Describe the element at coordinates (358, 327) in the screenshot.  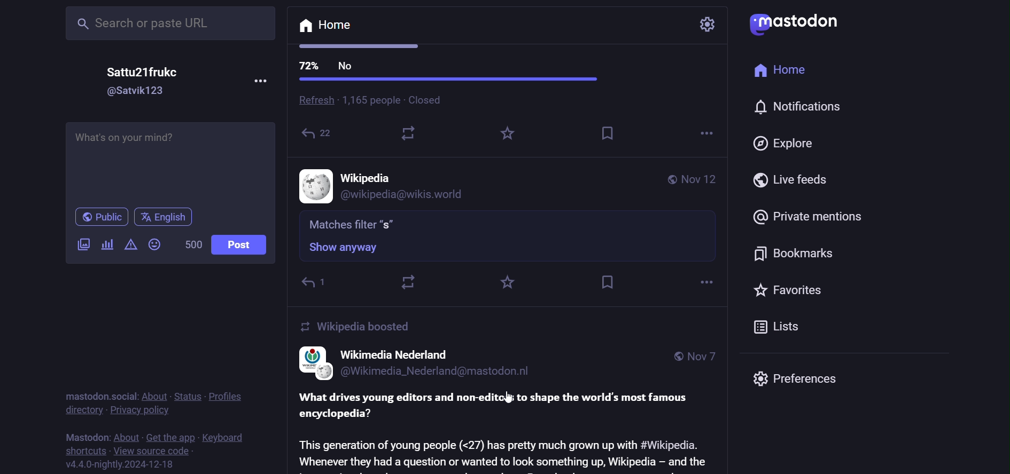
I see `Wikipedia boosted` at that location.